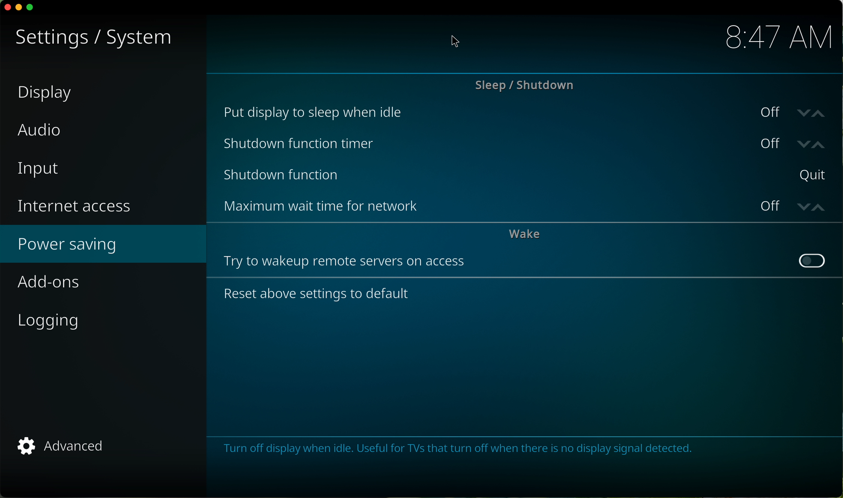  I want to click on audio, so click(39, 131).